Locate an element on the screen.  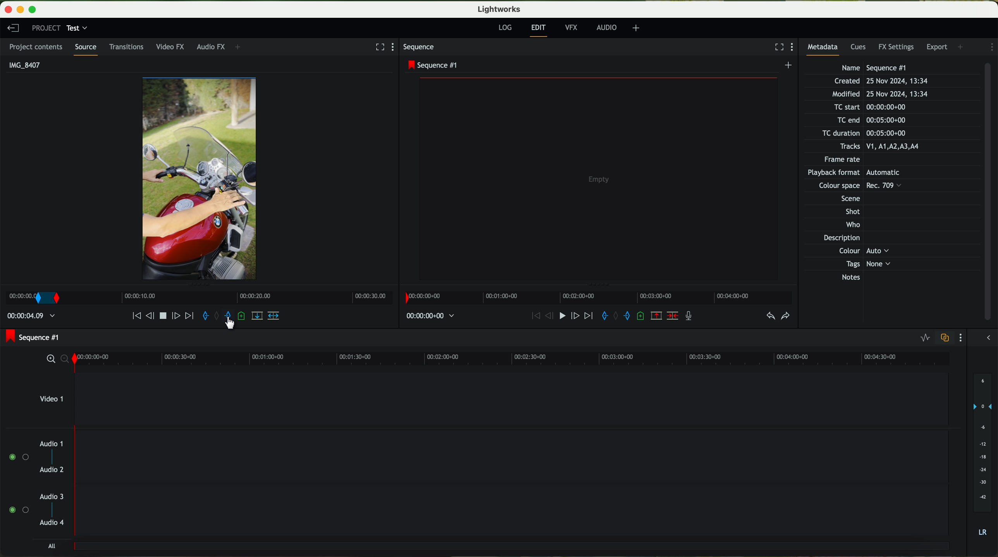
Timeline is located at coordinates (239, 297).